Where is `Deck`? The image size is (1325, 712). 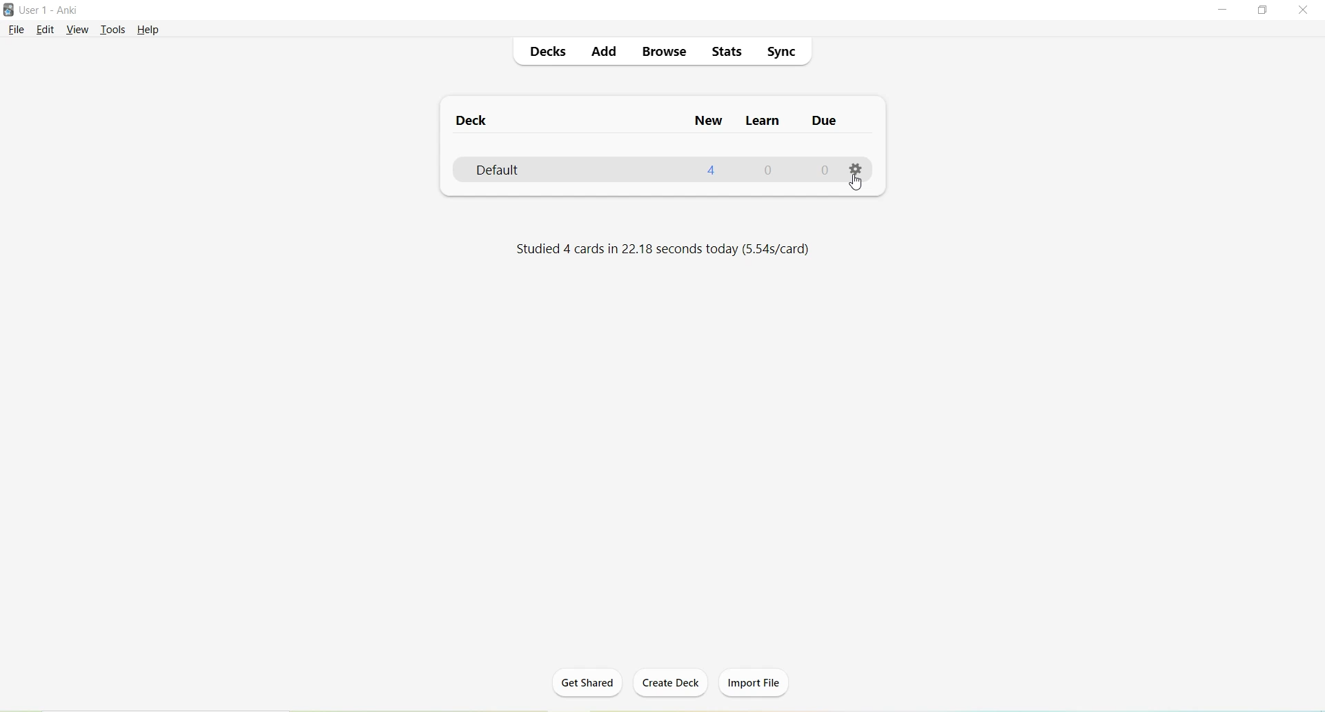 Deck is located at coordinates (473, 119).